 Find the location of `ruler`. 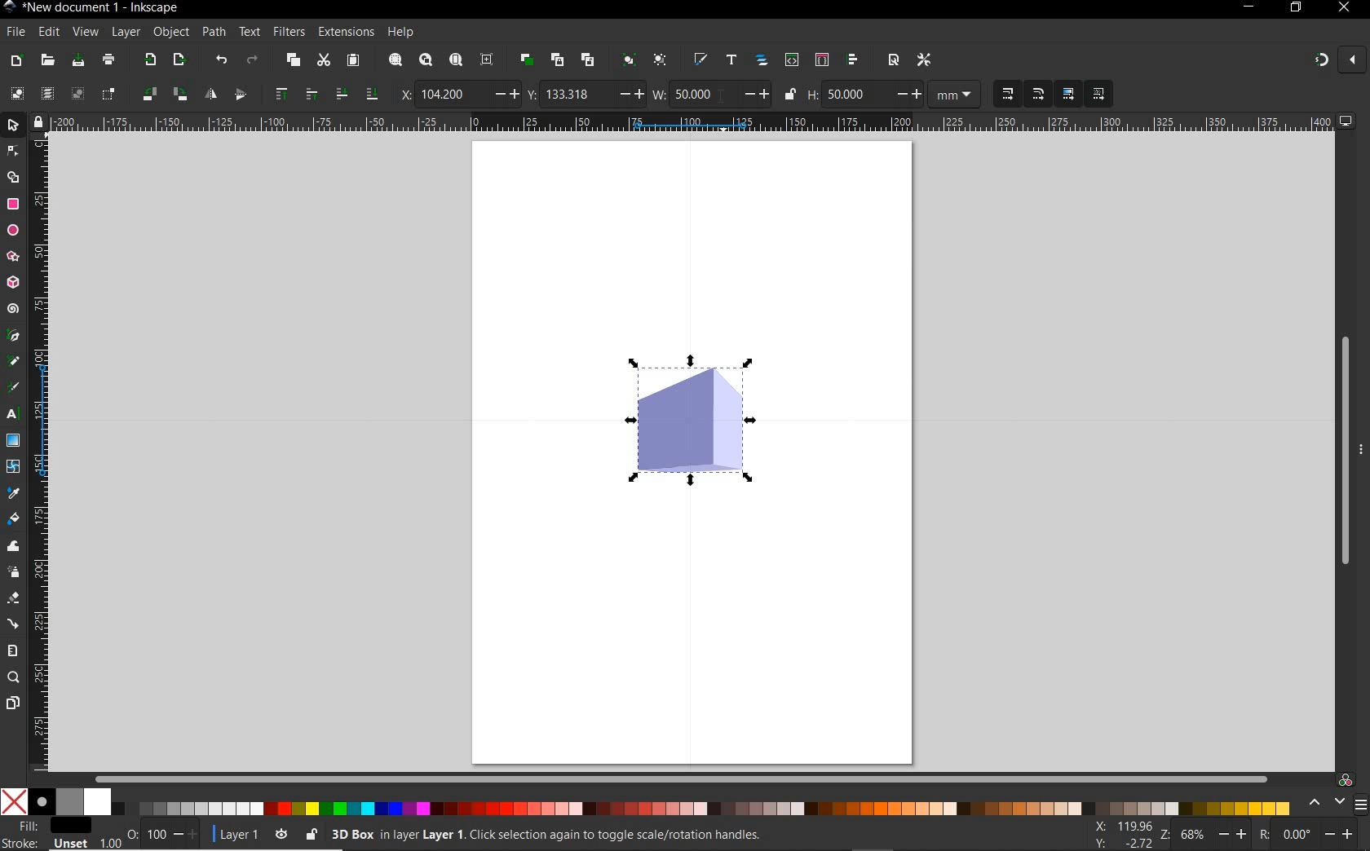

ruler is located at coordinates (692, 122).